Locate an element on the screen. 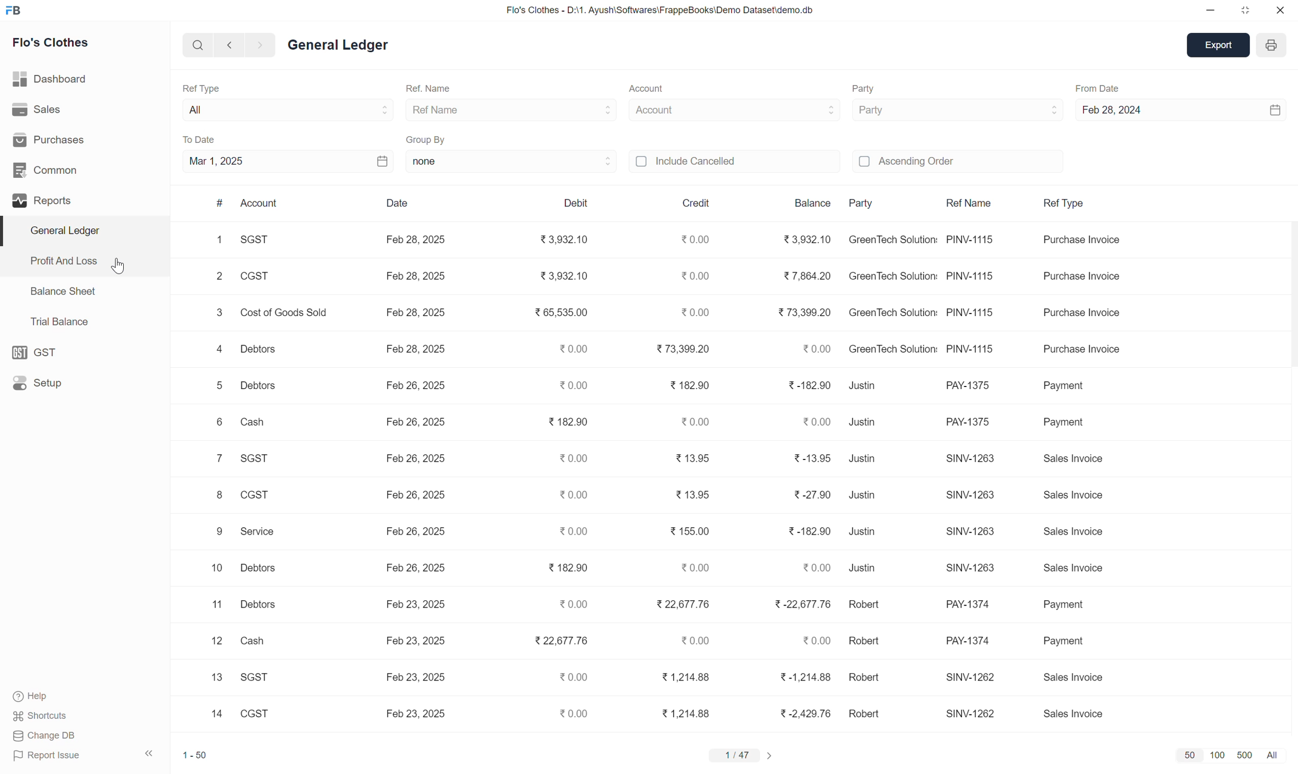 This screenshot has height=774, width=1298. General Ledger is located at coordinates (342, 48).